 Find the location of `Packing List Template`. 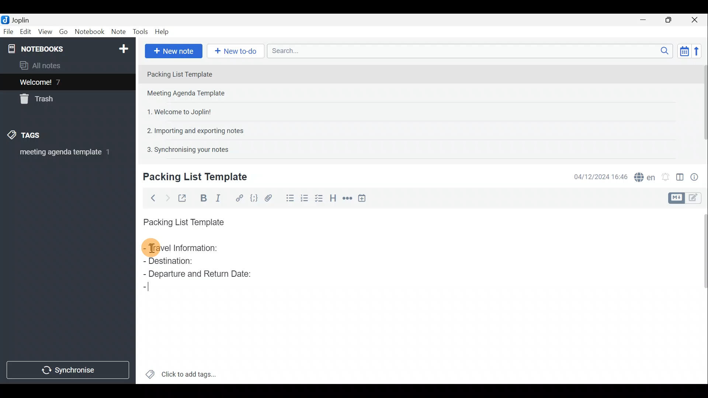

Packing List Template is located at coordinates (182, 220).